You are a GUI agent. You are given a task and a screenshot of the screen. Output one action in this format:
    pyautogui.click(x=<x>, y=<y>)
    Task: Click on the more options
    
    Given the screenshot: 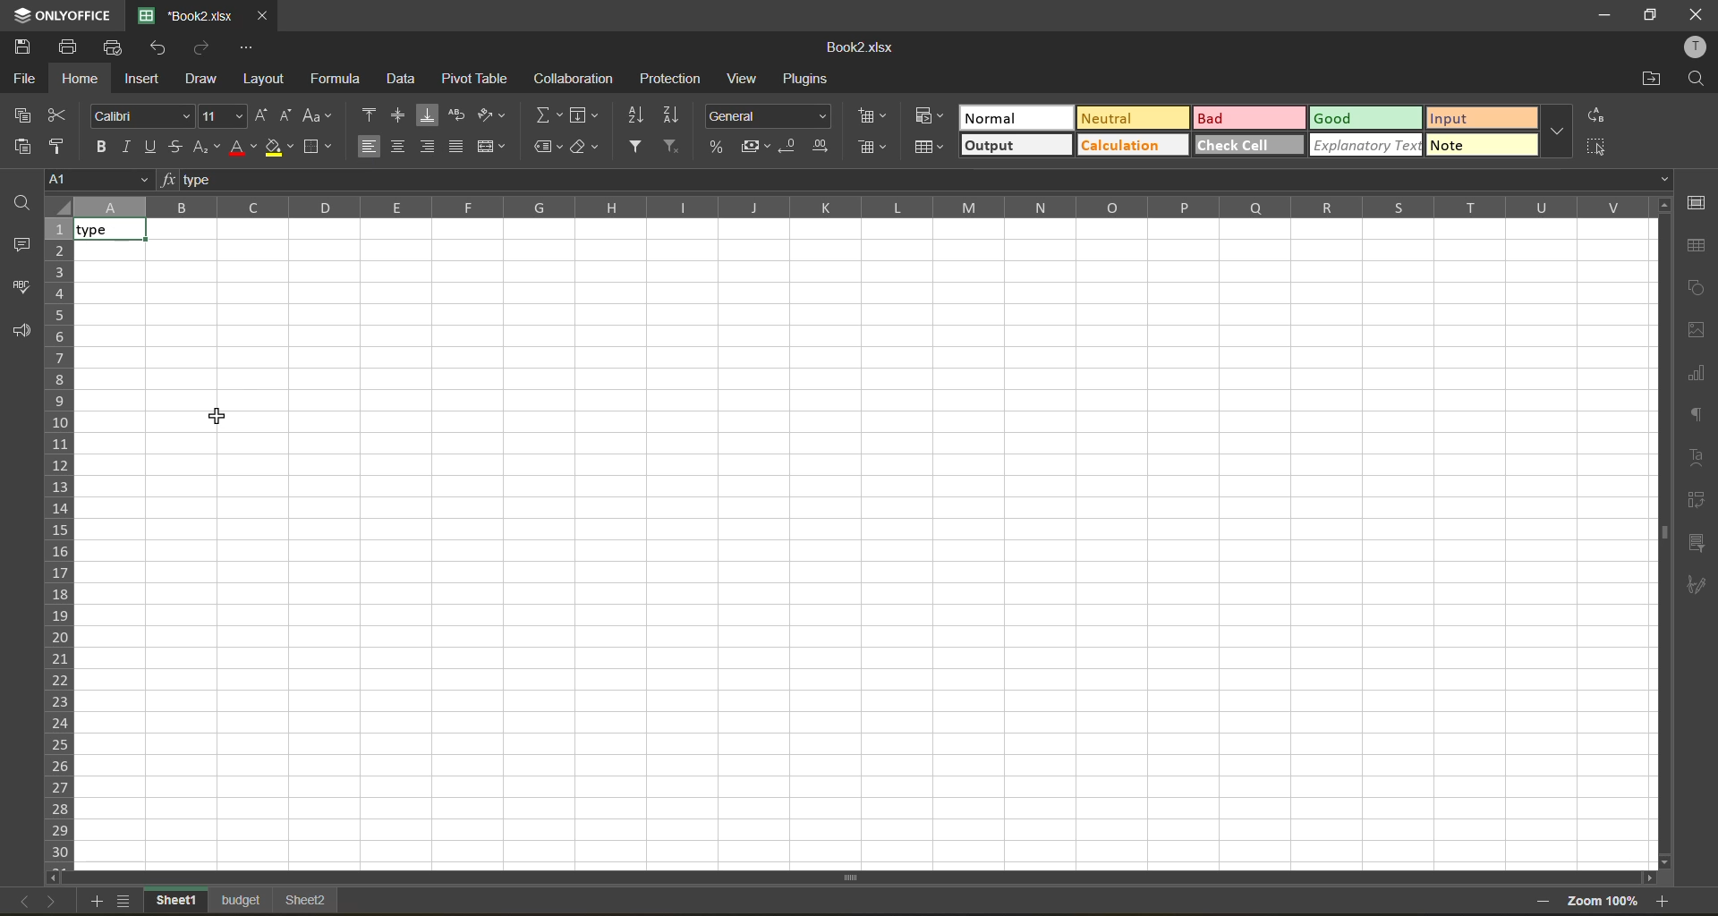 What is the action you would take?
    pyautogui.click(x=1558, y=131)
    